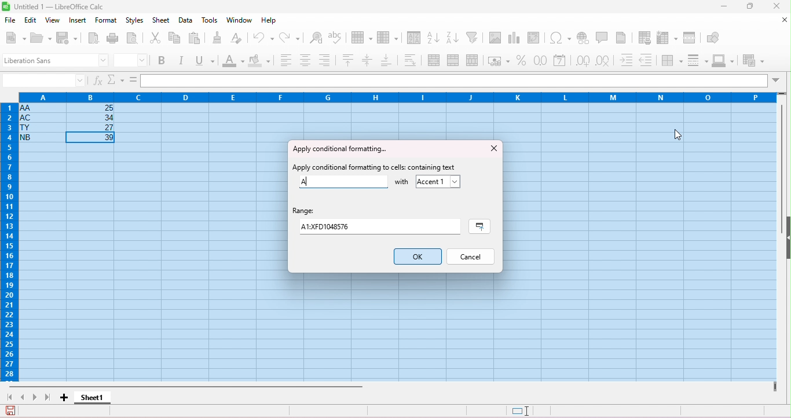 This screenshot has height=418, width=791. I want to click on insert special characters, so click(561, 38).